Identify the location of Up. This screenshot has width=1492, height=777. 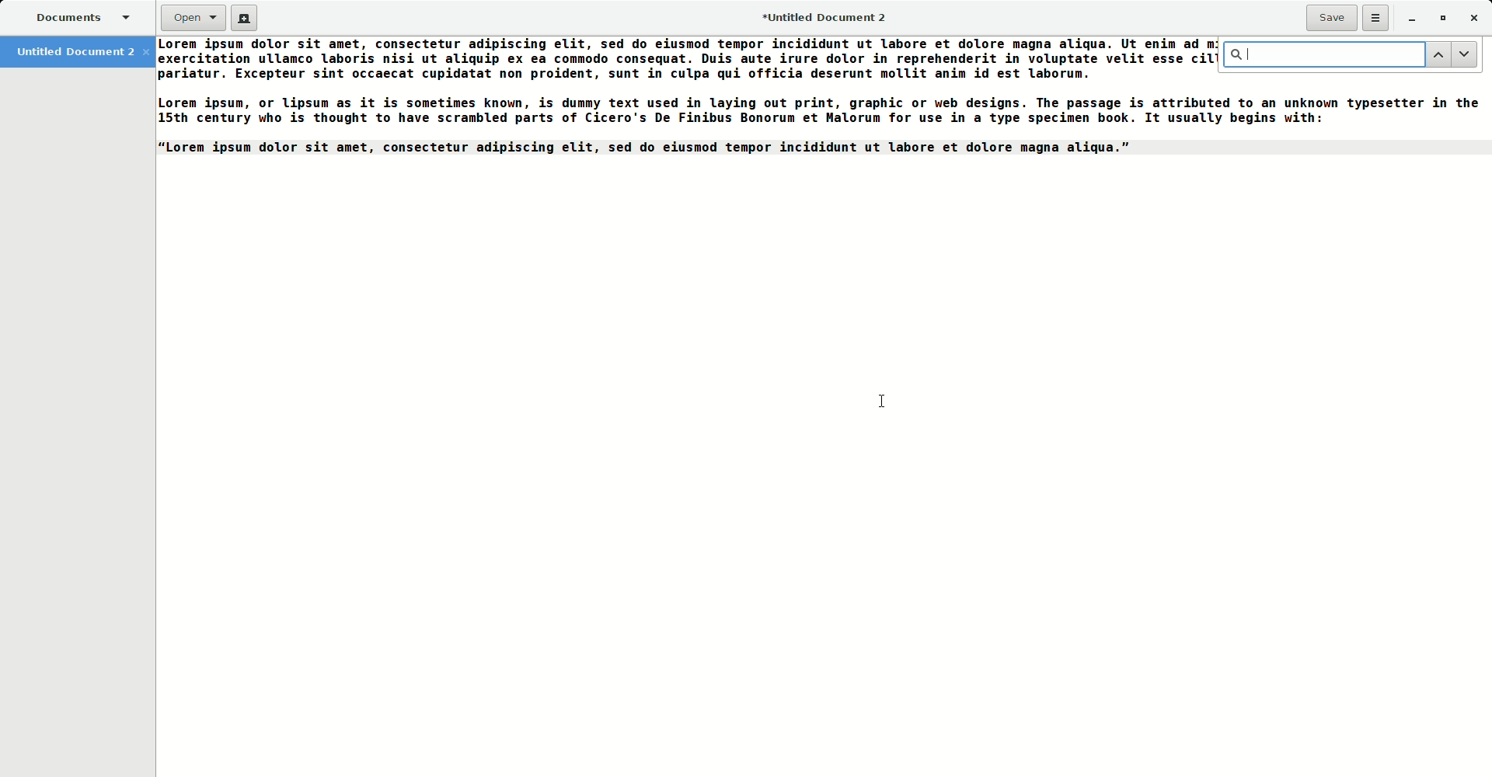
(1438, 54).